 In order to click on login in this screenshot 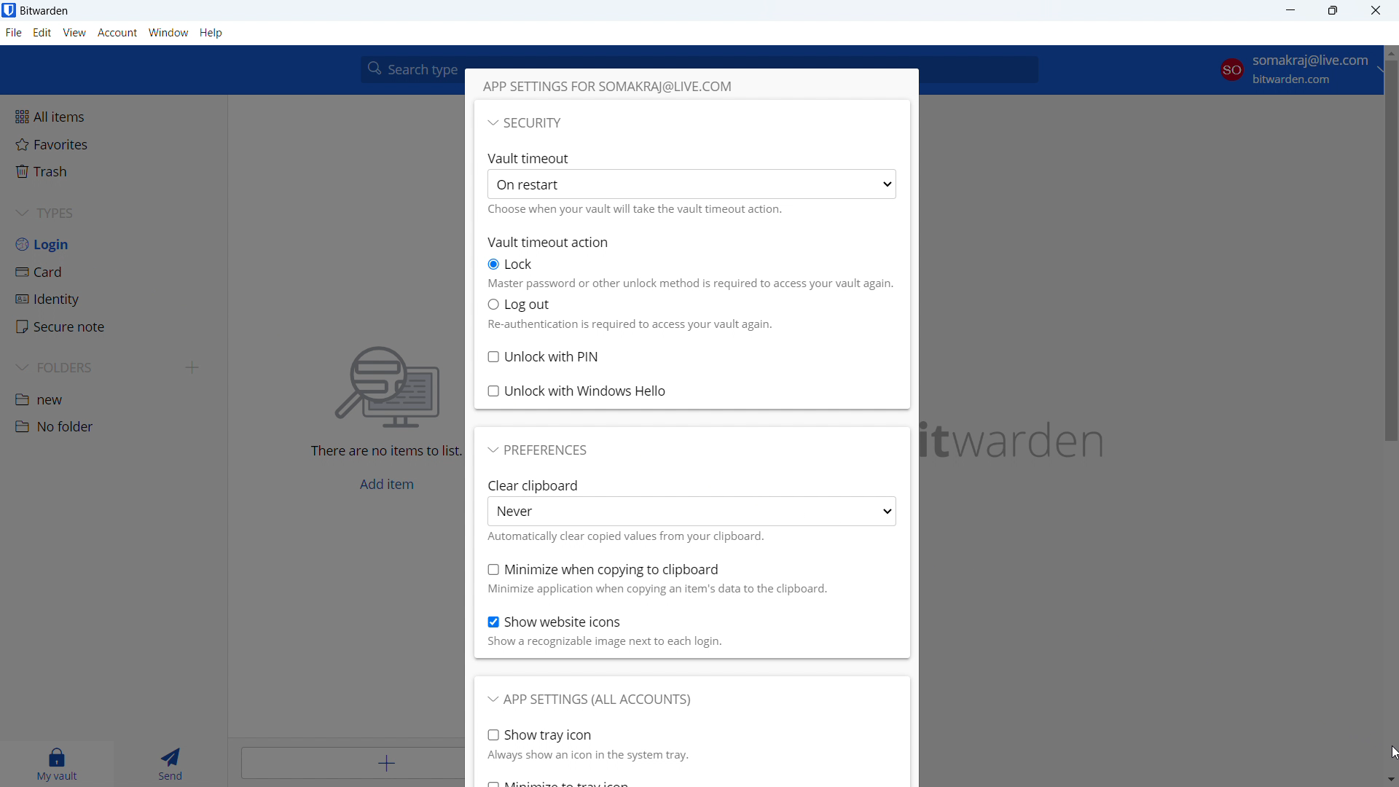, I will do `click(114, 244)`.